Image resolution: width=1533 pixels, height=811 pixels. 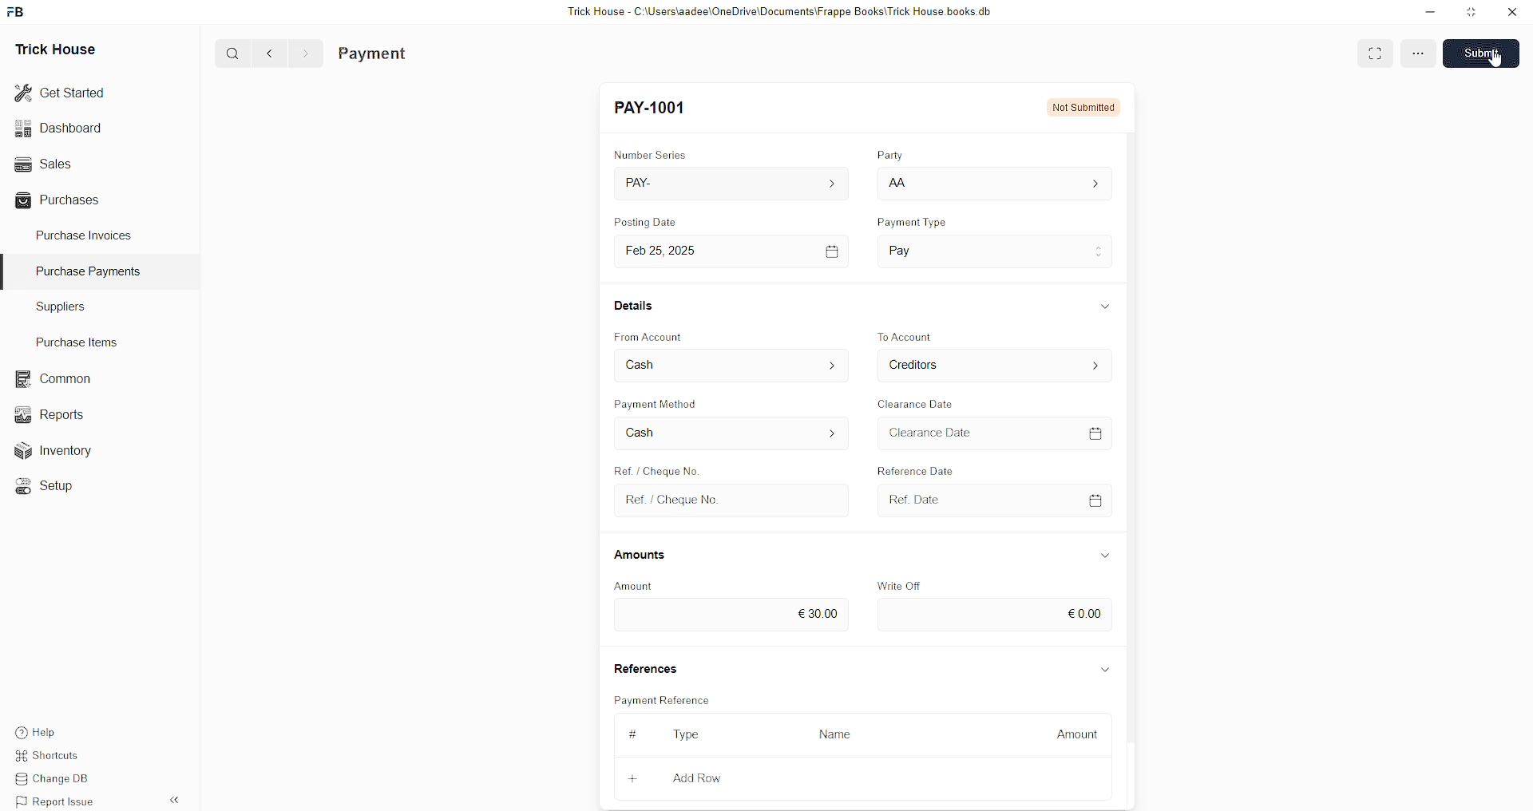 What do you see at coordinates (60, 730) in the screenshot?
I see ` Help` at bounding box center [60, 730].